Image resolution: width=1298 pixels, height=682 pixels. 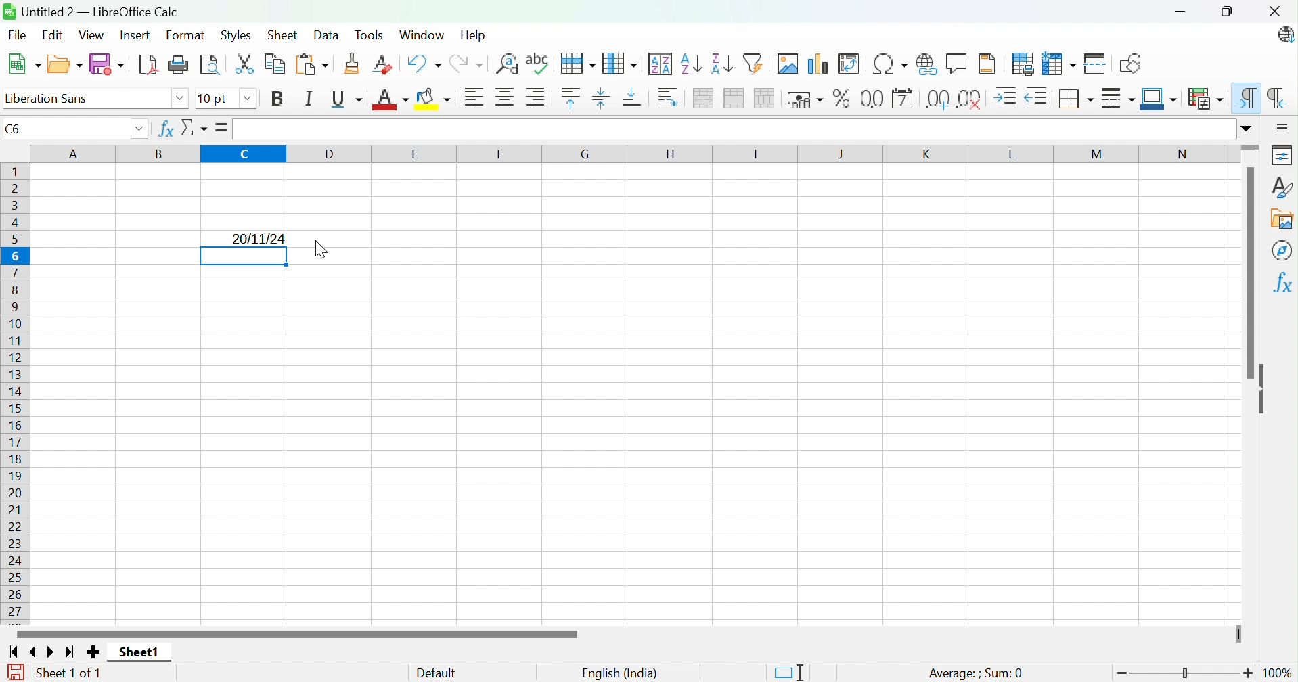 What do you see at coordinates (372, 35) in the screenshot?
I see `Tools` at bounding box center [372, 35].